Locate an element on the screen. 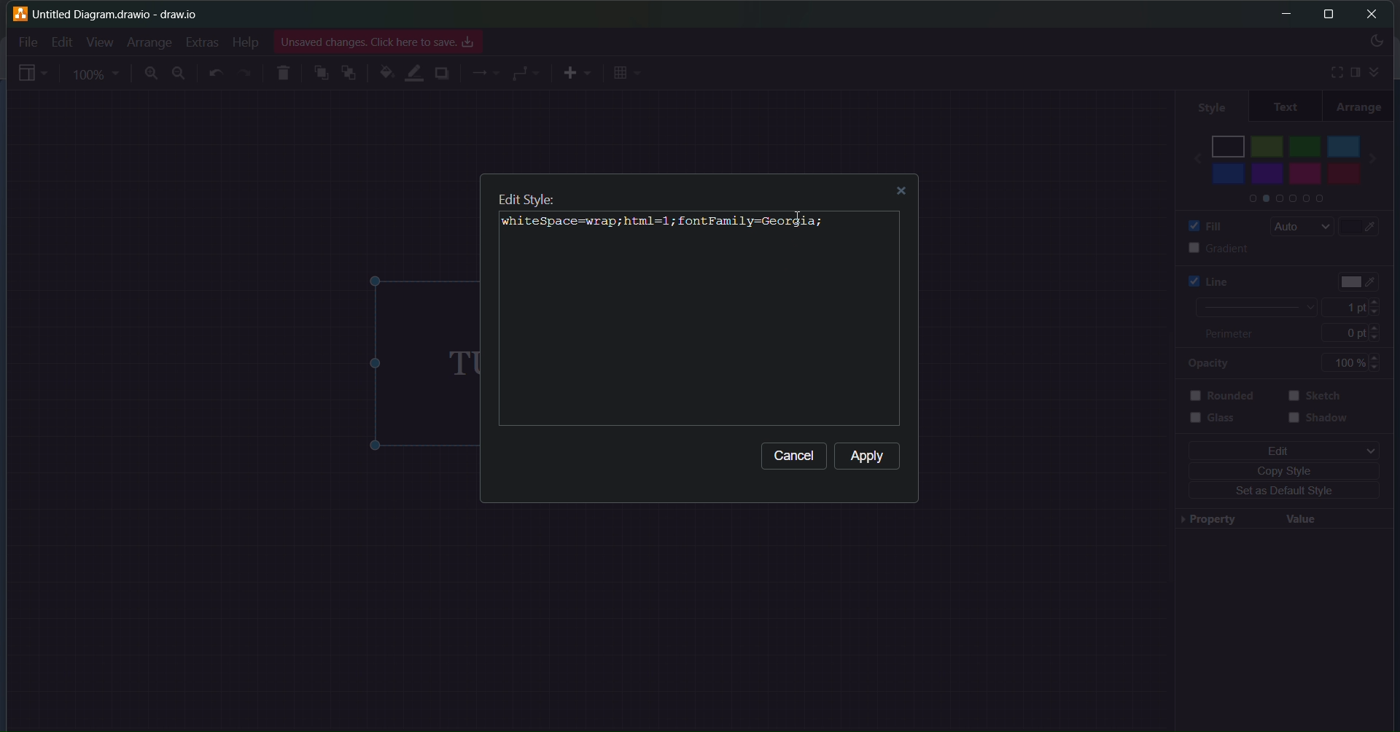 The width and height of the screenshot is (1400, 732). auto is located at coordinates (1297, 227).